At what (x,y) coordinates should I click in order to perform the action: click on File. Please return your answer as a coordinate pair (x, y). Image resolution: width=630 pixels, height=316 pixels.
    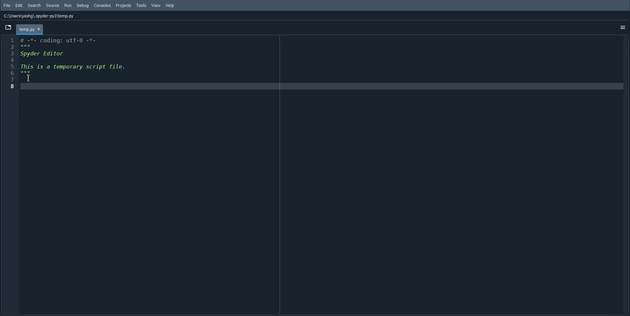
    Looking at the image, I should click on (7, 6).